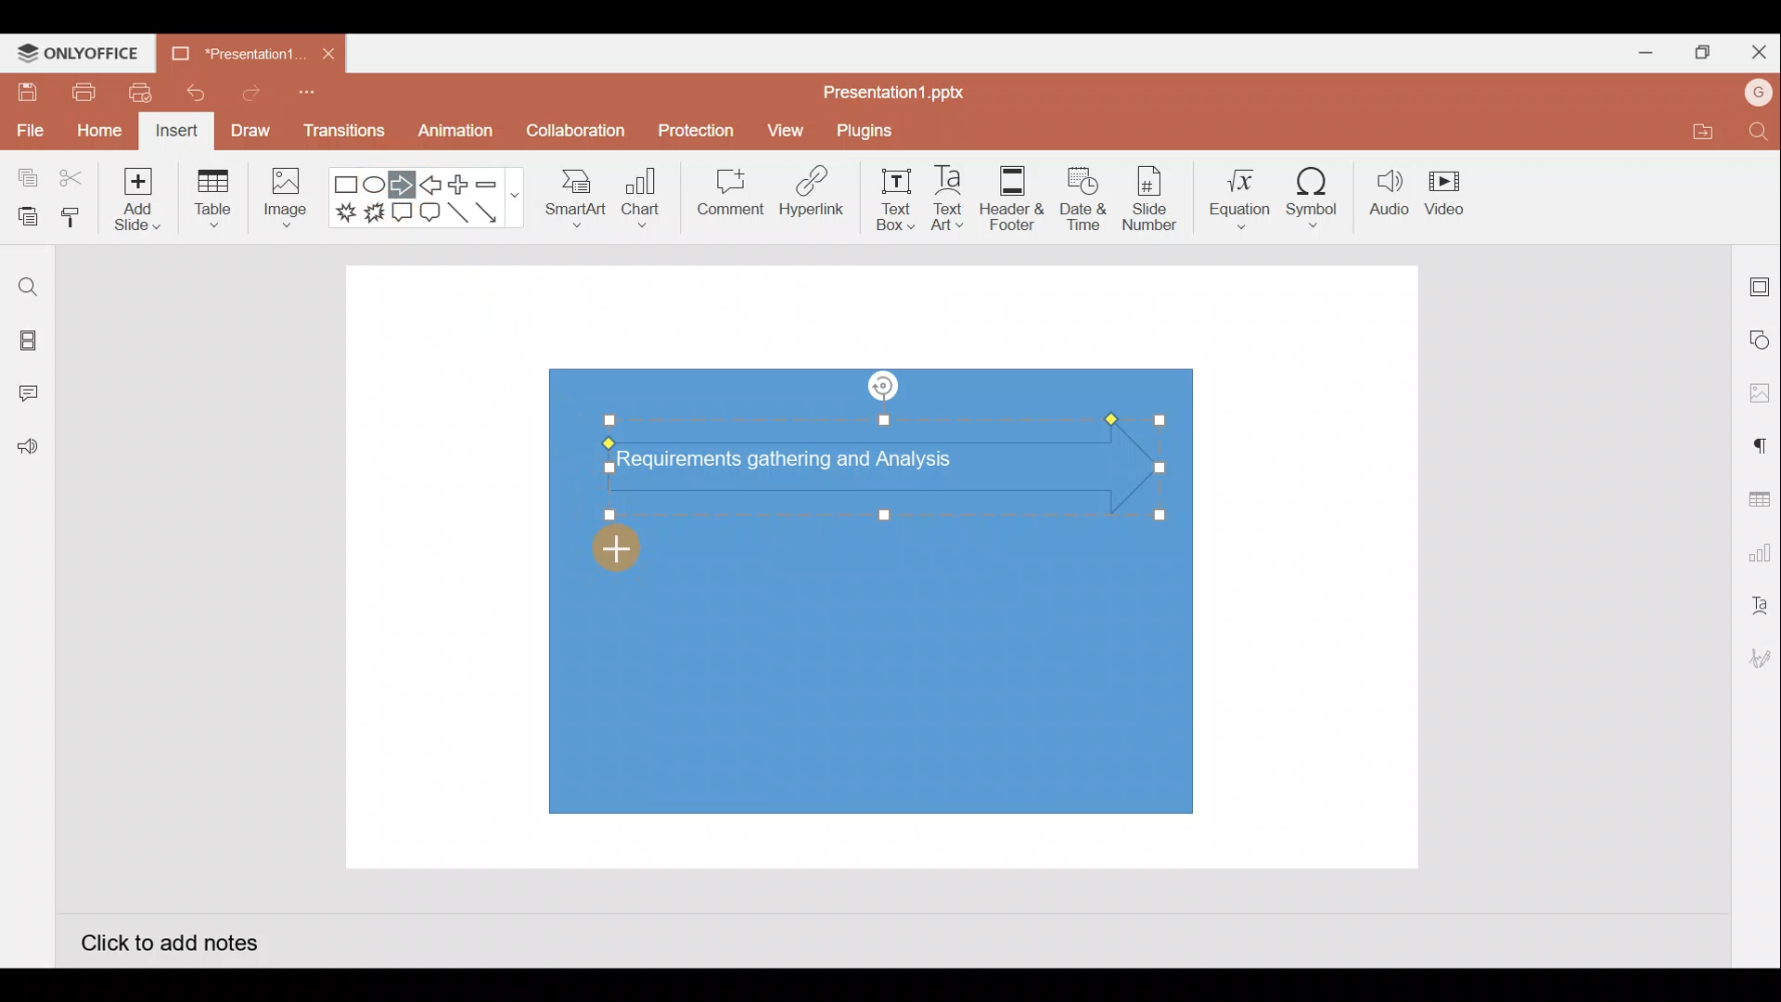 The width and height of the screenshot is (1781, 1002). Describe the element at coordinates (574, 195) in the screenshot. I see `SmartArt` at that location.